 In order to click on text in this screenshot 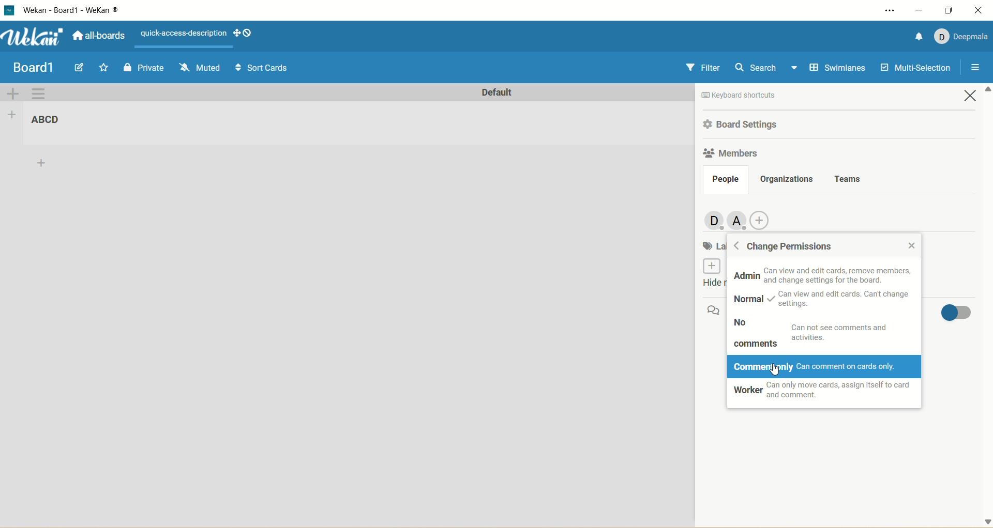, I will do `click(836, 274)`.